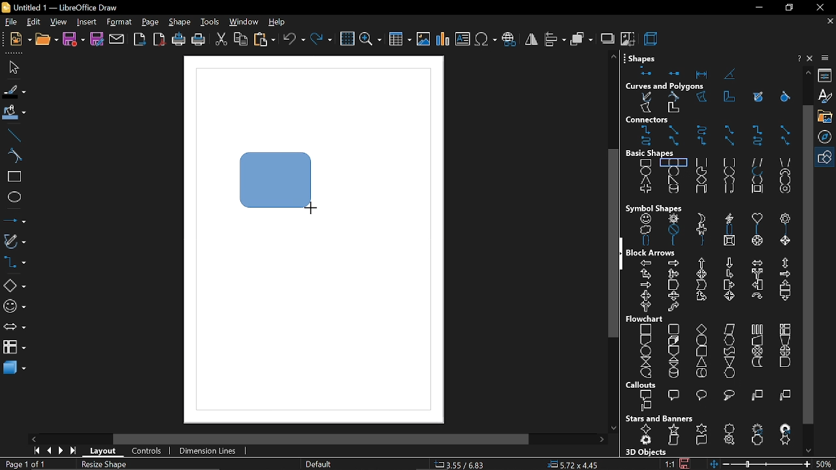  What do you see at coordinates (509, 40) in the screenshot?
I see `insert hyperlink` at bounding box center [509, 40].